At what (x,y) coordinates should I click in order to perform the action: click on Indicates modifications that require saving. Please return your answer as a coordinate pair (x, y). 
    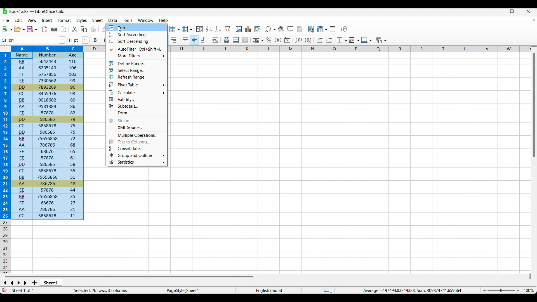
    Looking at the image, I should click on (4, 290).